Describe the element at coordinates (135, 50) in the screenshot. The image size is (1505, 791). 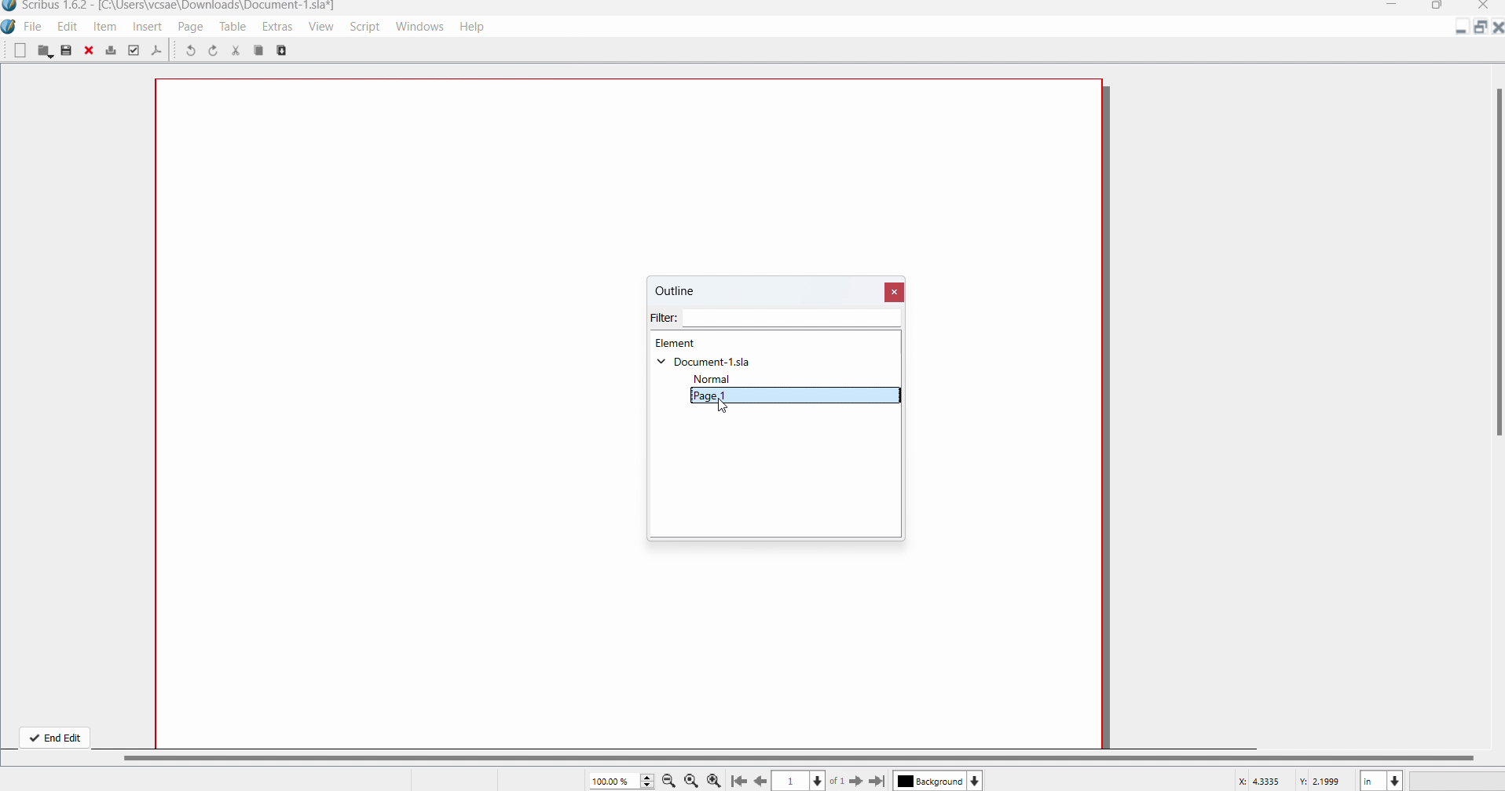
I see `` at that location.